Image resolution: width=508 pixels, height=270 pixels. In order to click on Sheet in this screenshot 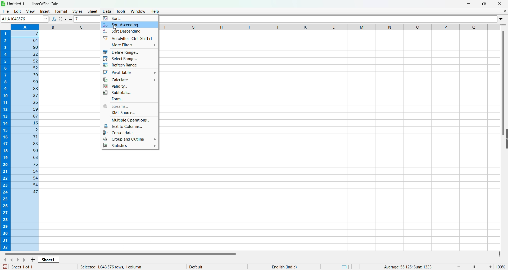, I will do `click(93, 11)`.